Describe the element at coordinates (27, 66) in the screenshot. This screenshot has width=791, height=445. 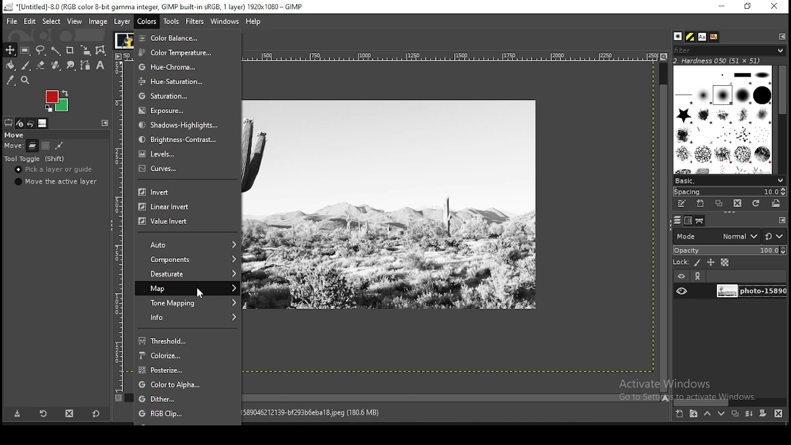
I see `paint brush tool` at that location.